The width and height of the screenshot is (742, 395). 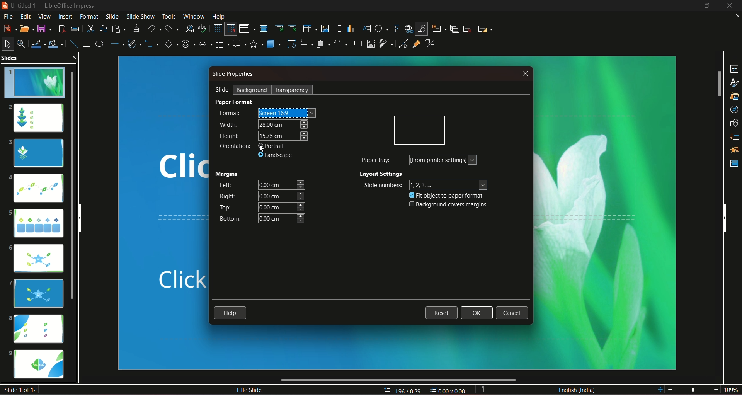 I want to click on close, so click(x=76, y=56).